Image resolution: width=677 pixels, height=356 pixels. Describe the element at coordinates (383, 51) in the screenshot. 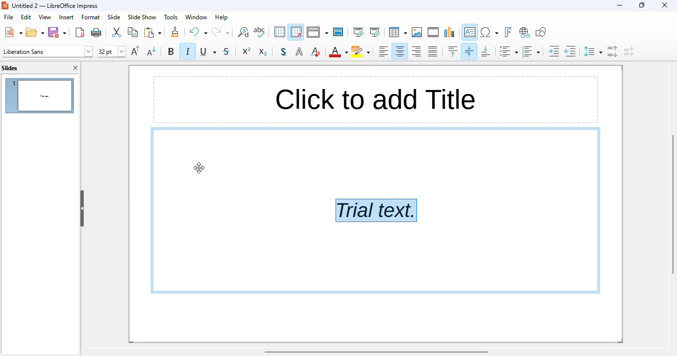

I see `align left` at that location.